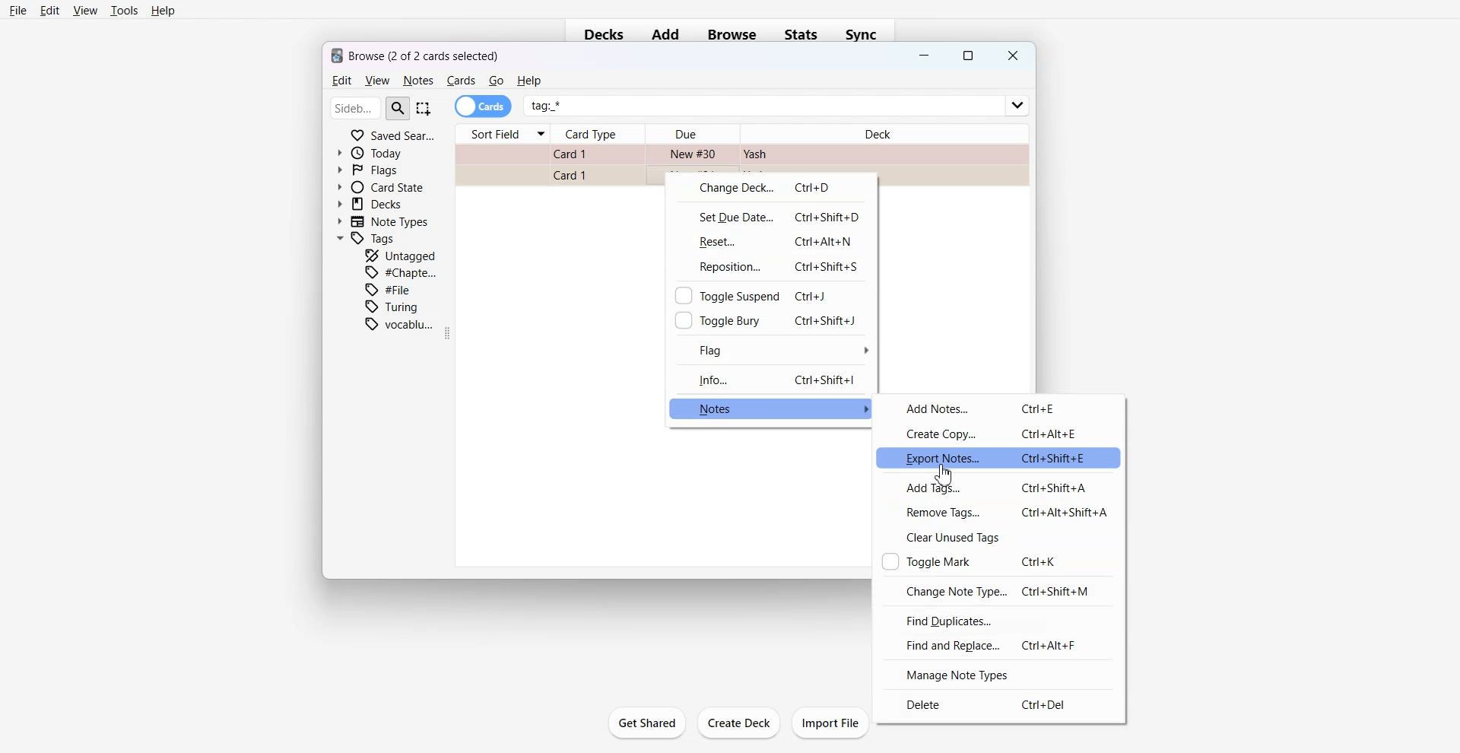  Describe the element at coordinates (392, 307) in the screenshot. I see `Turing` at that location.